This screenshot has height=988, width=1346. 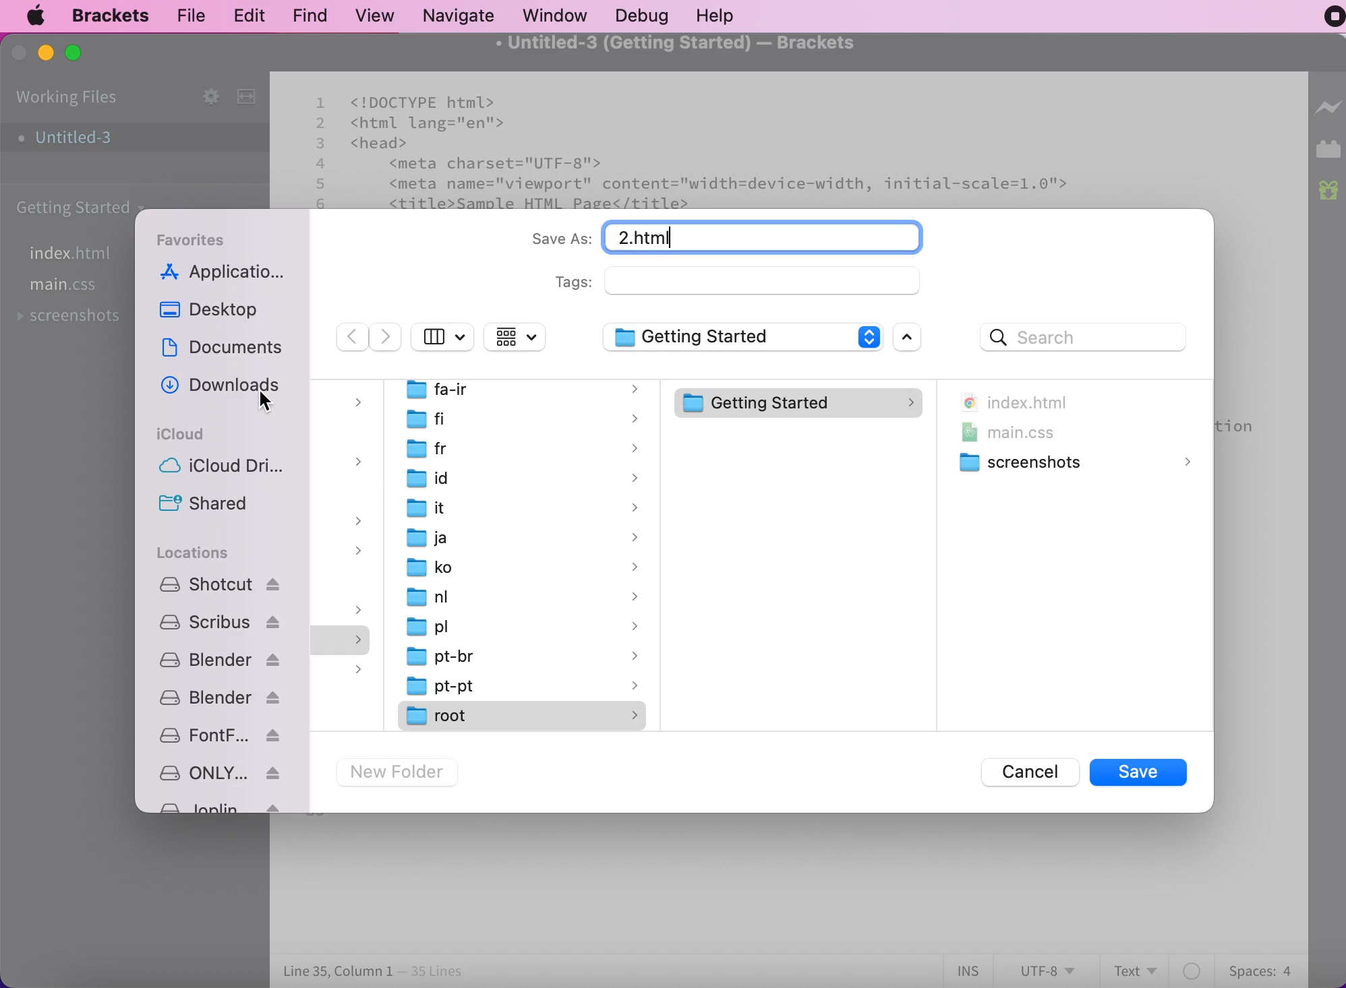 What do you see at coordinates (523, 537) in the screenshot?
I see `ja` at bounding box center [523, 537].